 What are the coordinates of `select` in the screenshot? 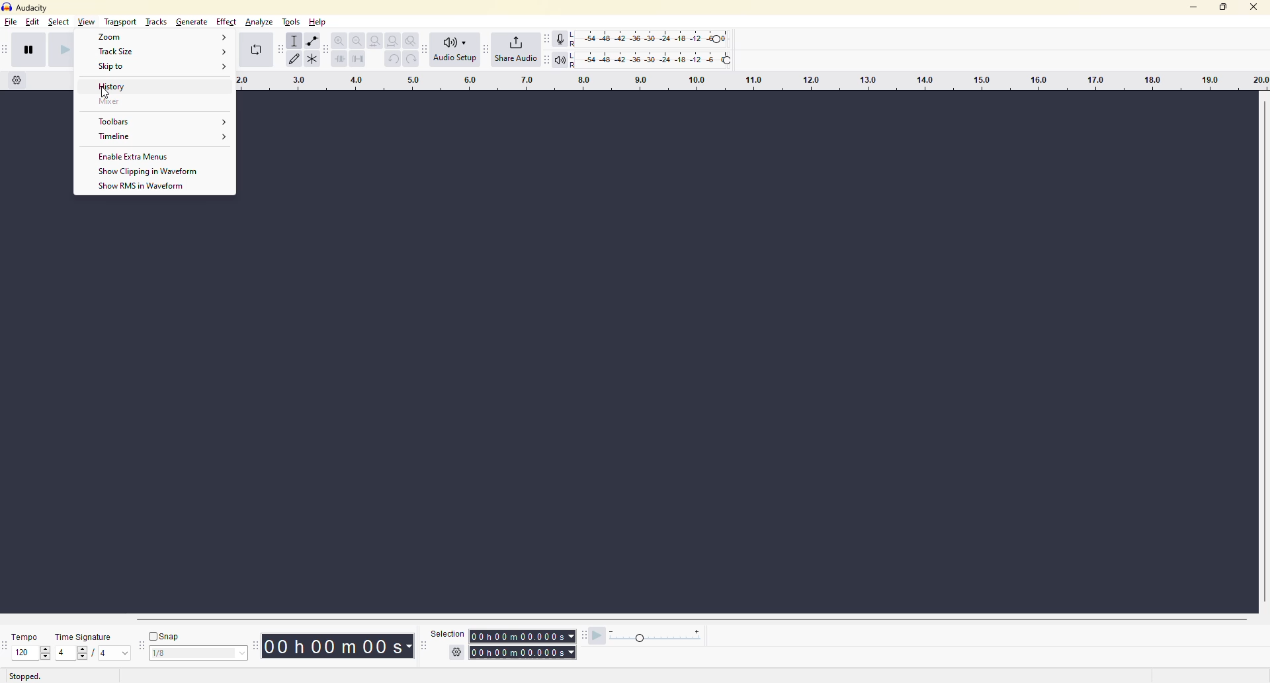 It's located at (60, 23).